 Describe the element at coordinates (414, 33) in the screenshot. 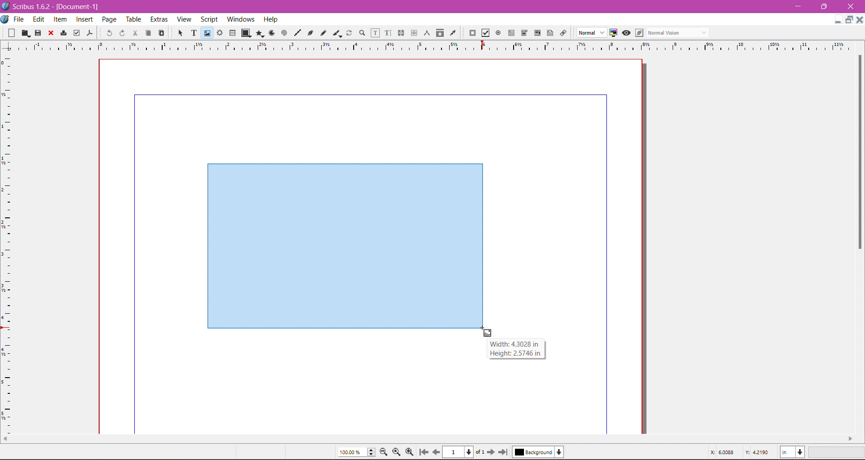

I see `Unlink Text Frames` at that location.